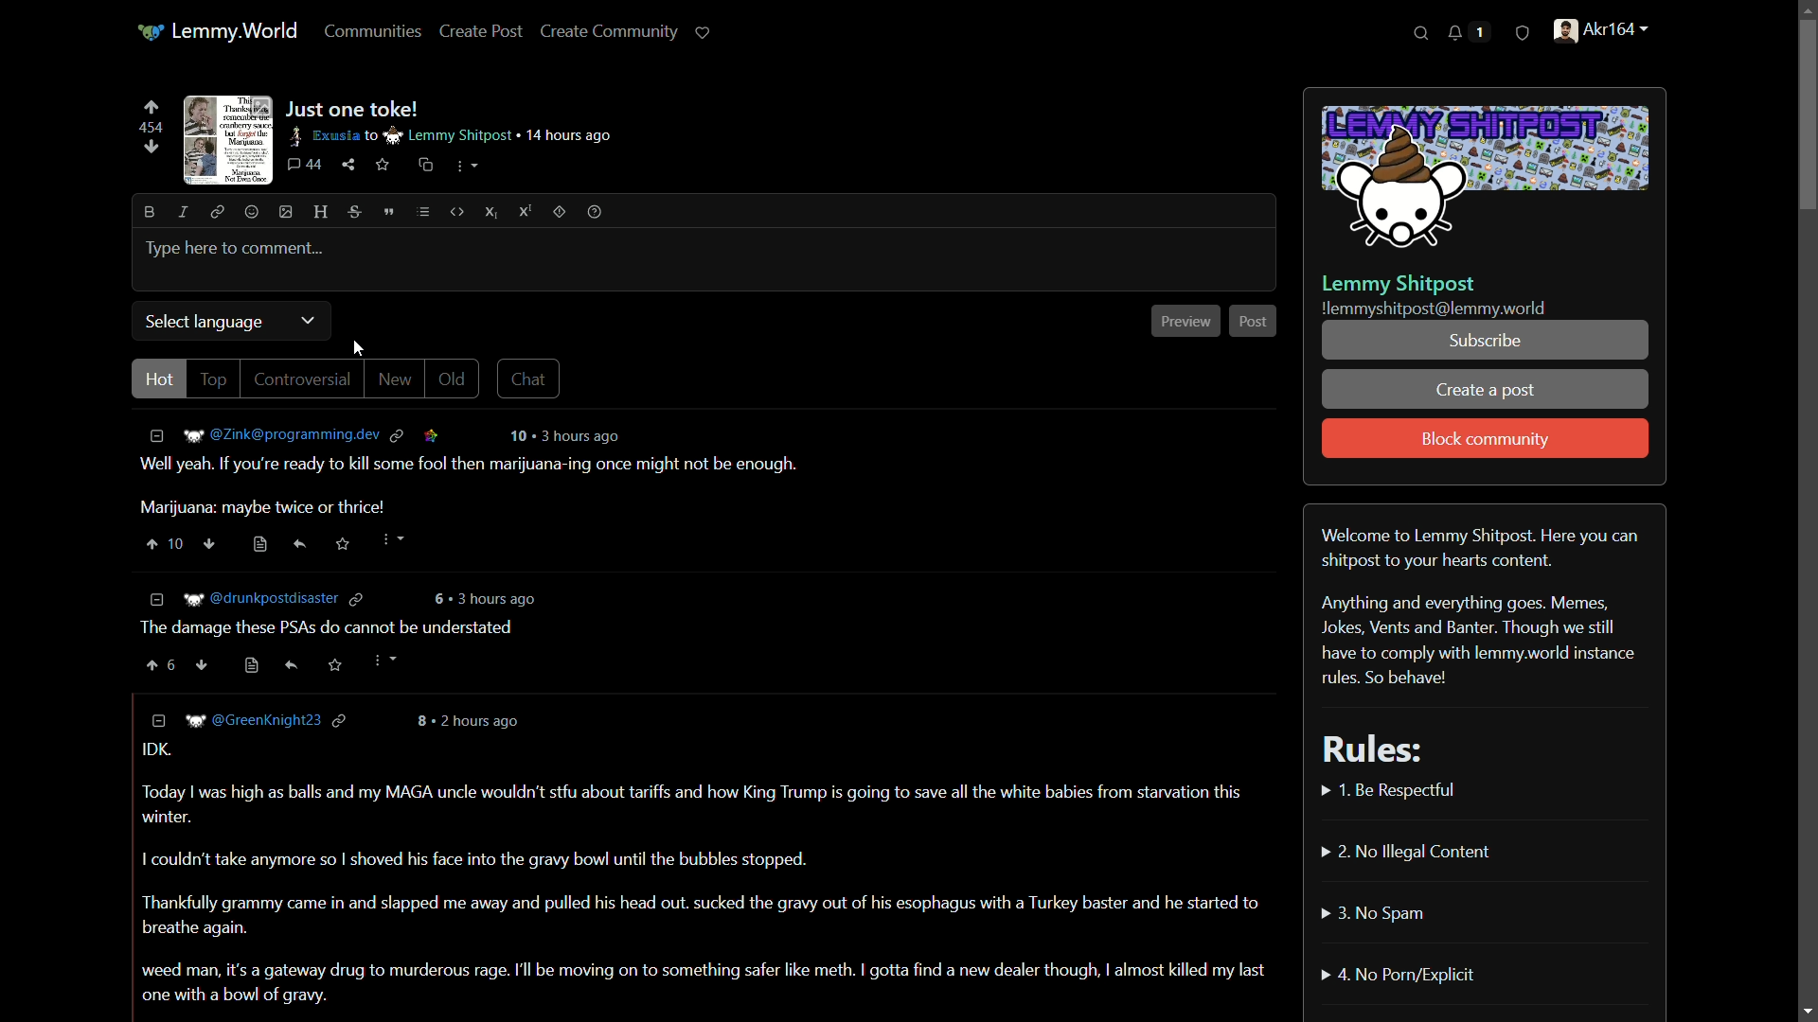  Describe the element at coordinates (1521, 33) in the screenshot. I see `security` at that location.